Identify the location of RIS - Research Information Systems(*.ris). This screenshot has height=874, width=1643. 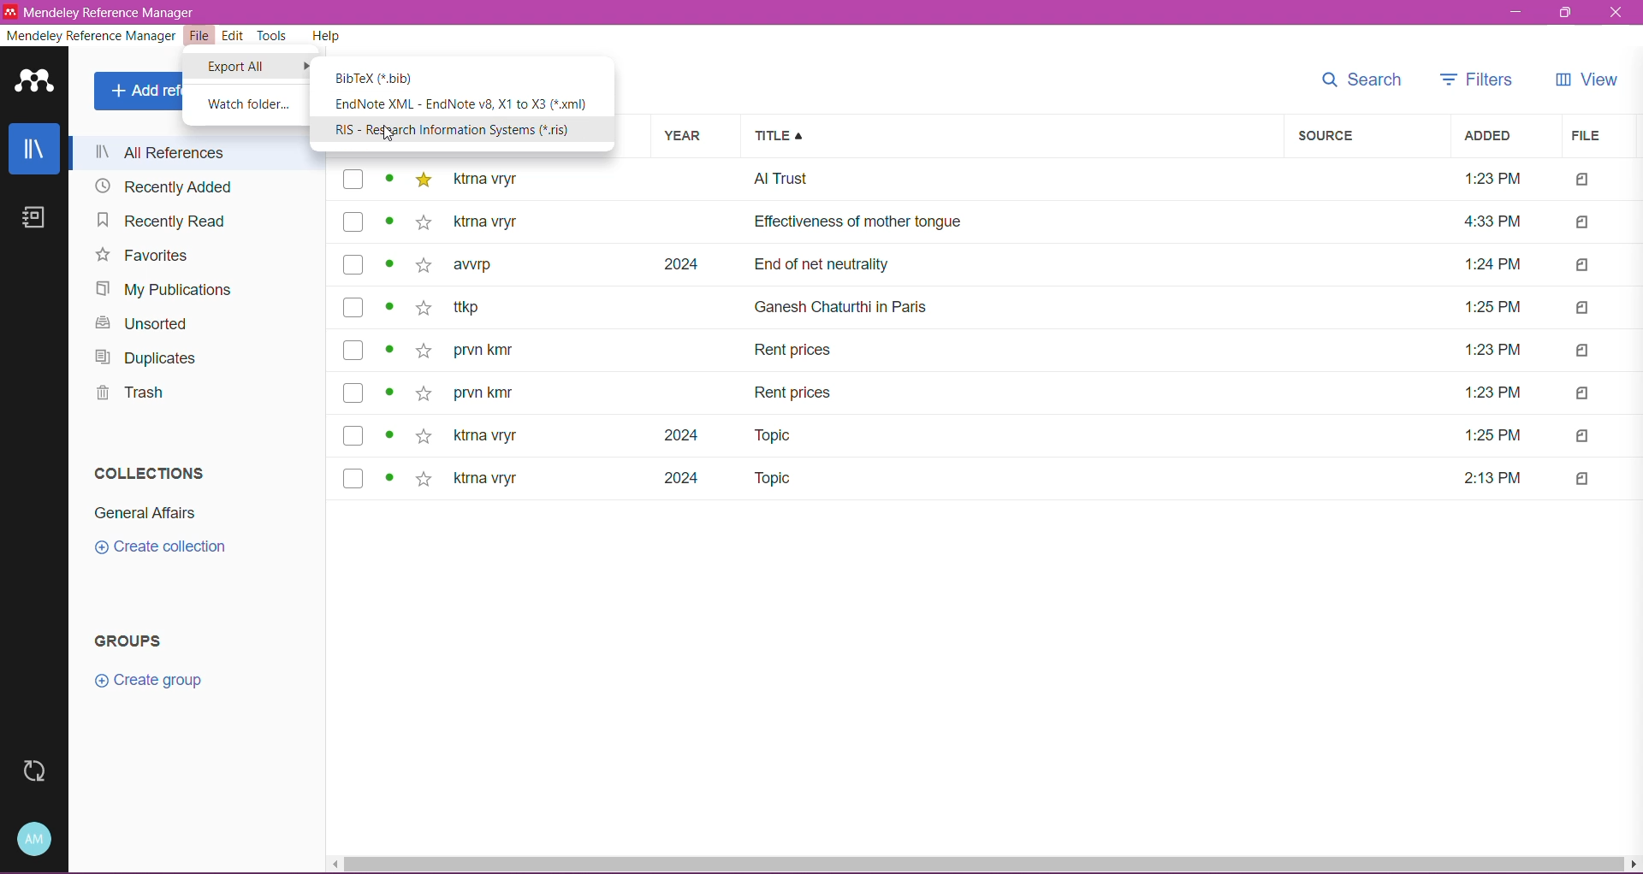
(453, 133).